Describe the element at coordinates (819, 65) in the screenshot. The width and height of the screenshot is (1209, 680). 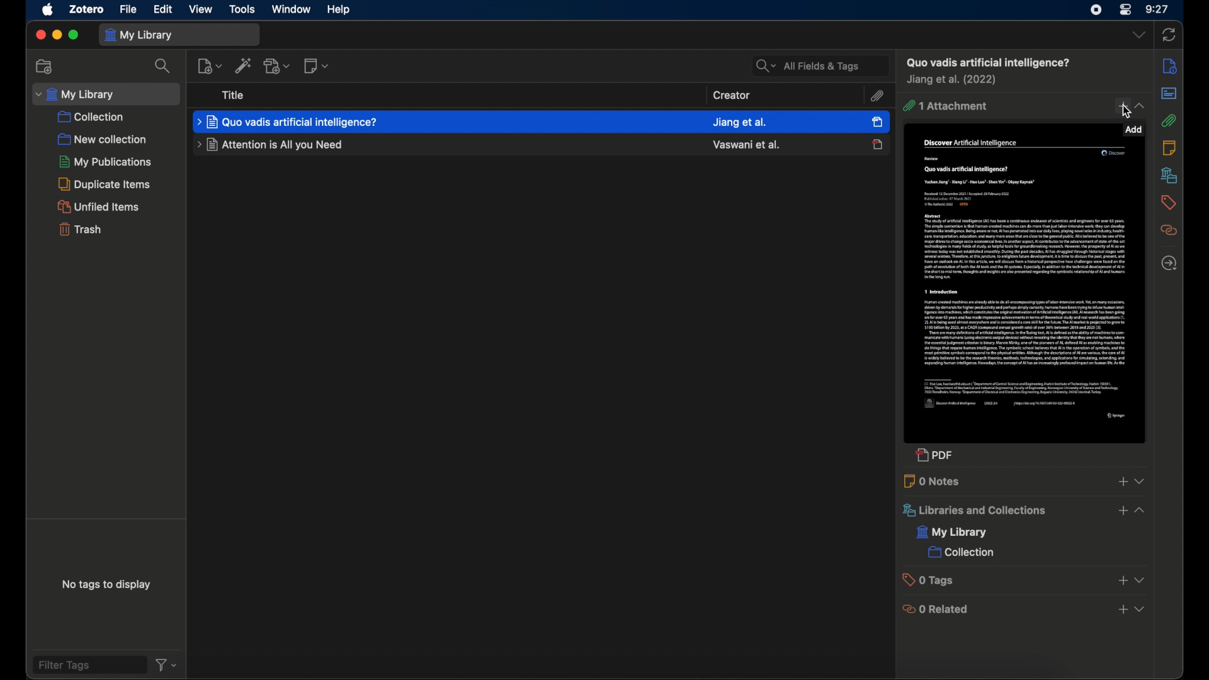
I see `all fields and tags` at that location.